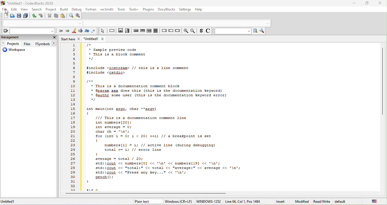 This screenshot has width=387, height=205. I want to click on next, so click(67, 32).